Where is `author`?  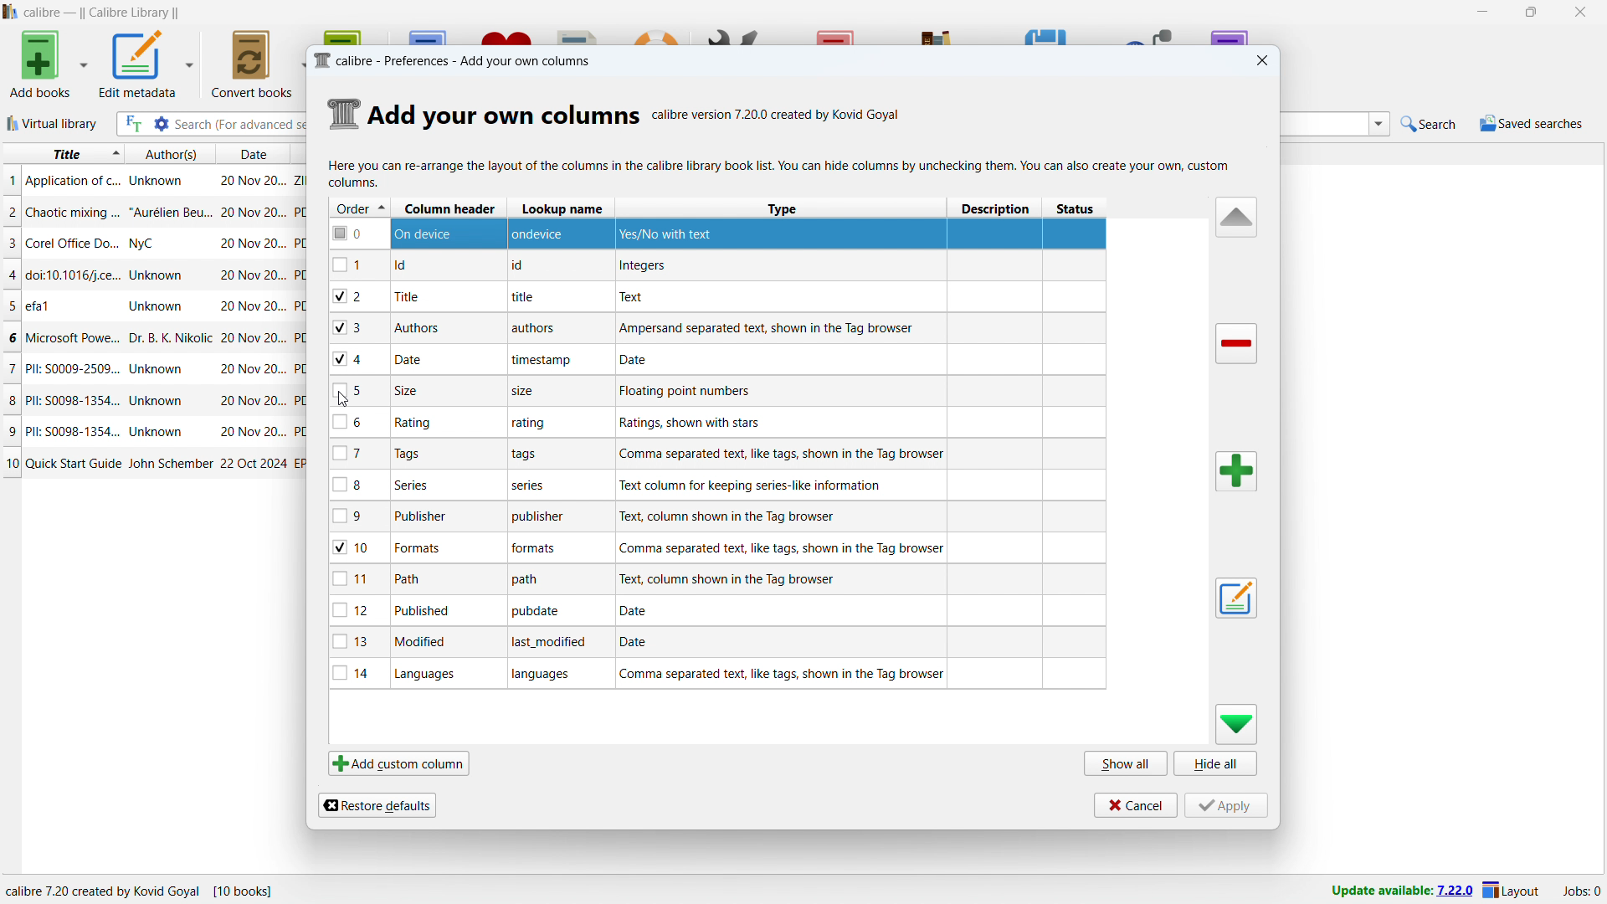
author is located at coordinates (157, 181).